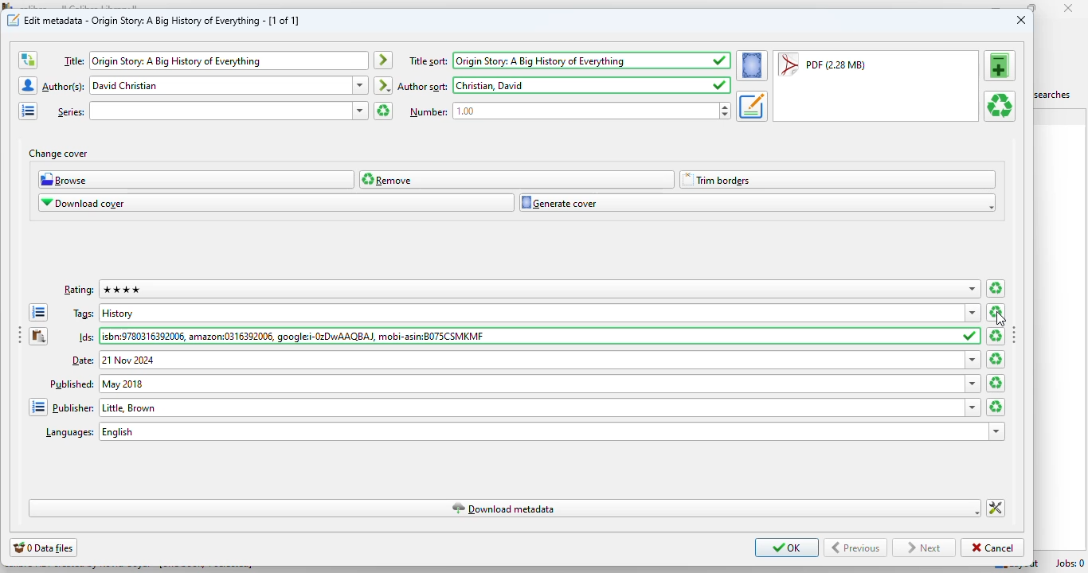  I want to click on dropdown, so click(361, 85).